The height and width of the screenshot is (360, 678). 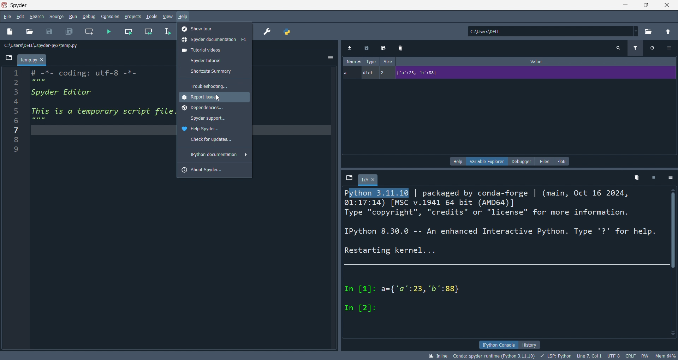 I want to click on Refresh, so click(x=652, y=48).